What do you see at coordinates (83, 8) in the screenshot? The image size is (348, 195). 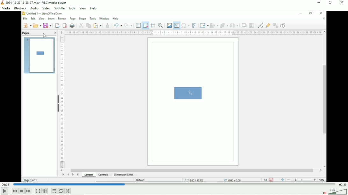 I see `View` at bounding box center [83, 8].